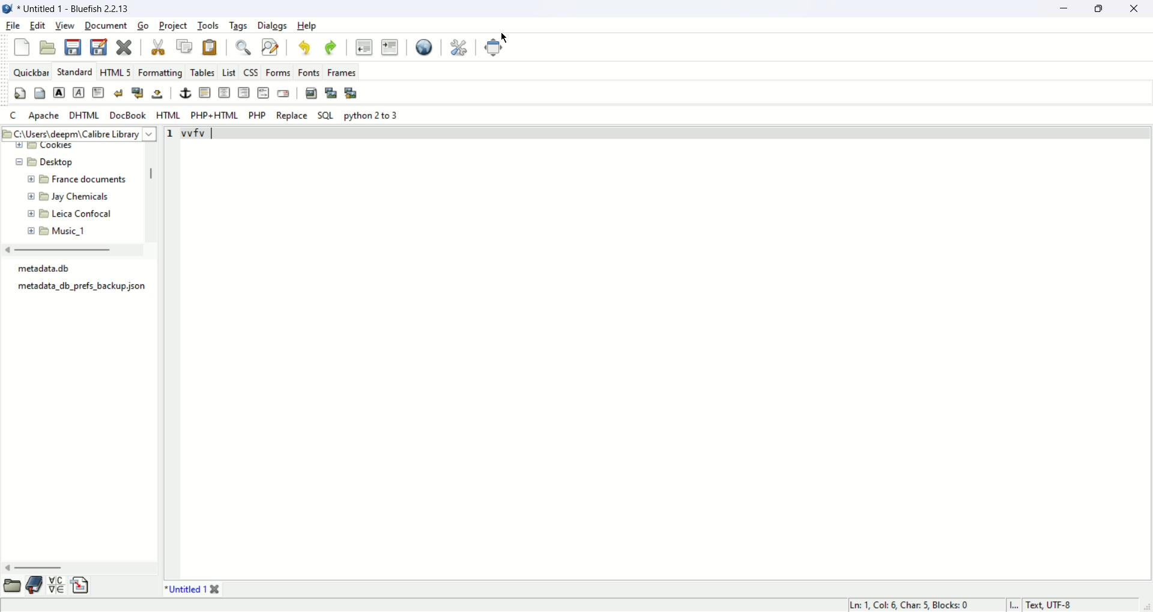  Describe the element at coordinates (161, 46) in the screenshot. I see `cut` at that location.